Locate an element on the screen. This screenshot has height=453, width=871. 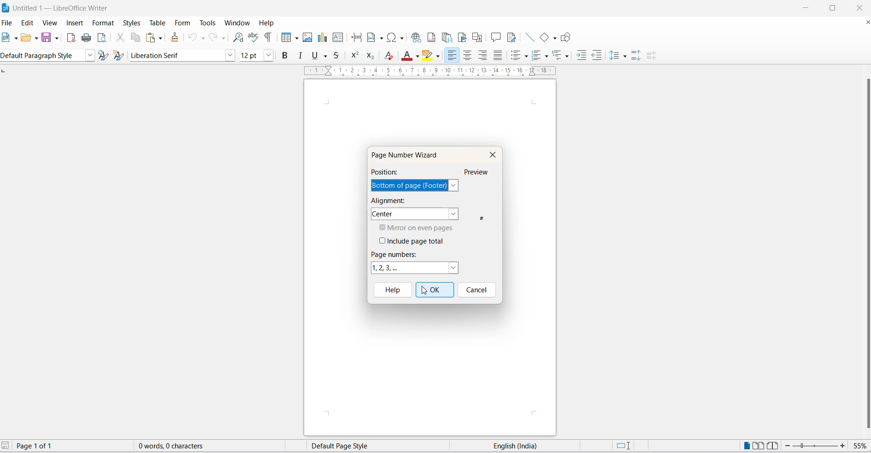
0 words, 0 characters is located at coordinates (179, 447).